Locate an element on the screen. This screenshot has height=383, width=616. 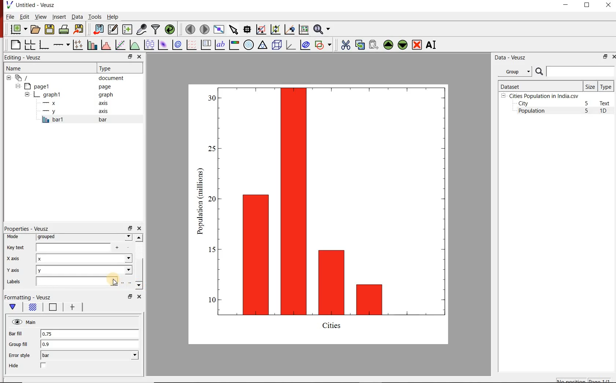
paste widget from the clipboard is located at coordinates (374, 45).